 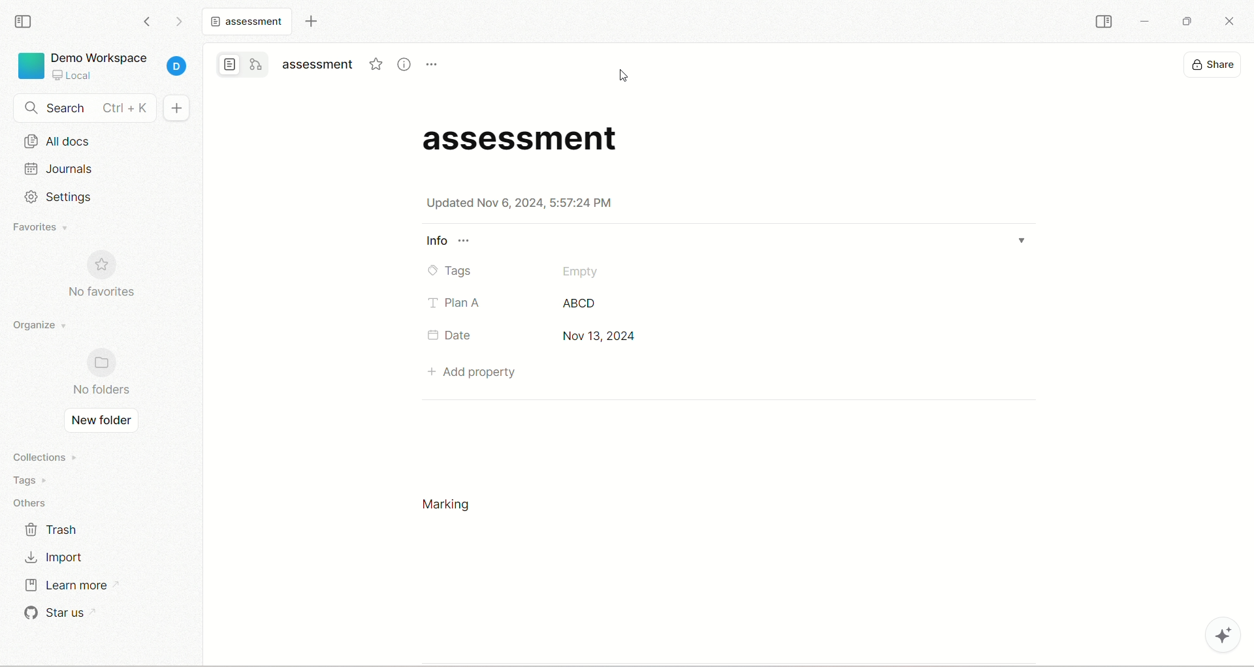 I want to click on star us, so click(x=56, y=614).